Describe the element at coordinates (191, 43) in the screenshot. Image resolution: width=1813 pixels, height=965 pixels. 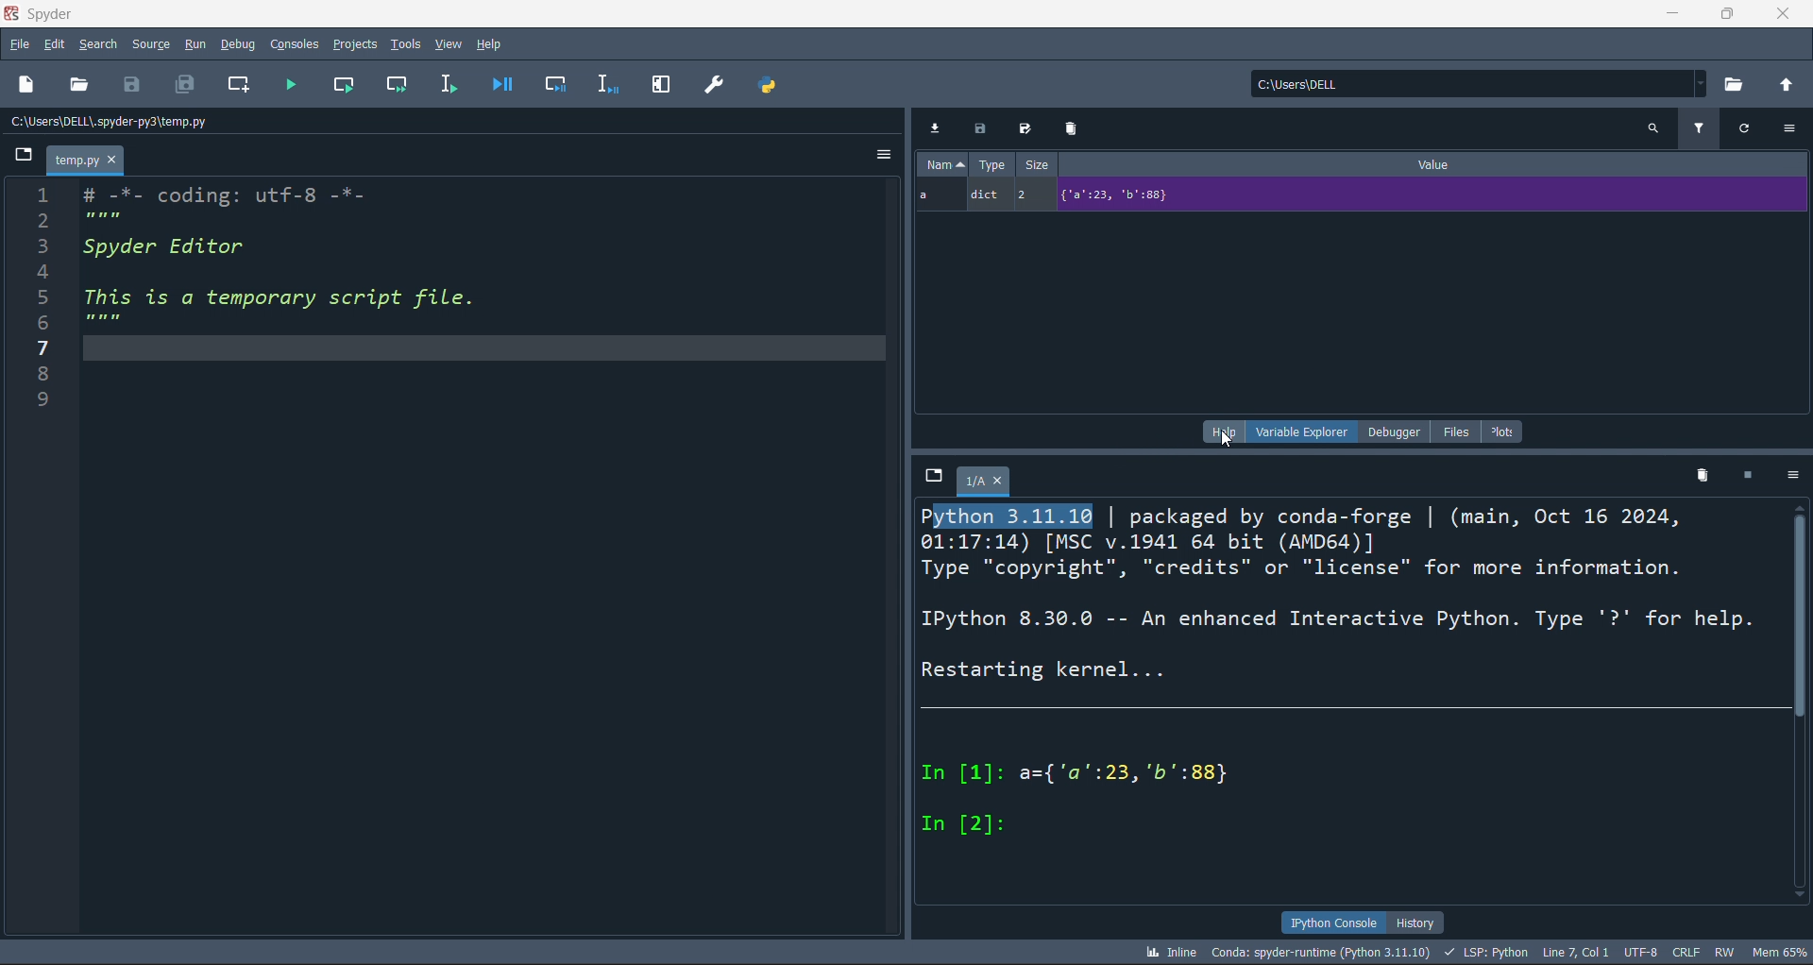
I see `run` at that location.